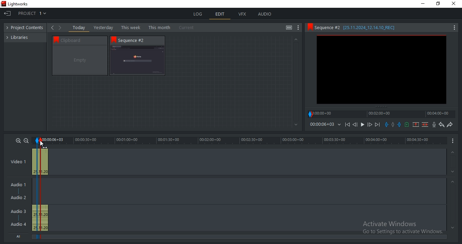 This screenshot has height=244, width=462. Describe the element at coordinates (454, 28) in the screenshot. I see `Show settings menu` at that location.